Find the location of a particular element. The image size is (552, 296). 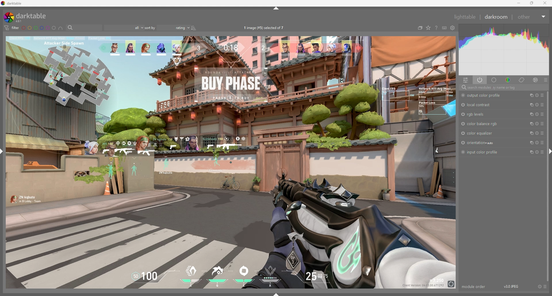

color label is located at coordinates (39, 28).